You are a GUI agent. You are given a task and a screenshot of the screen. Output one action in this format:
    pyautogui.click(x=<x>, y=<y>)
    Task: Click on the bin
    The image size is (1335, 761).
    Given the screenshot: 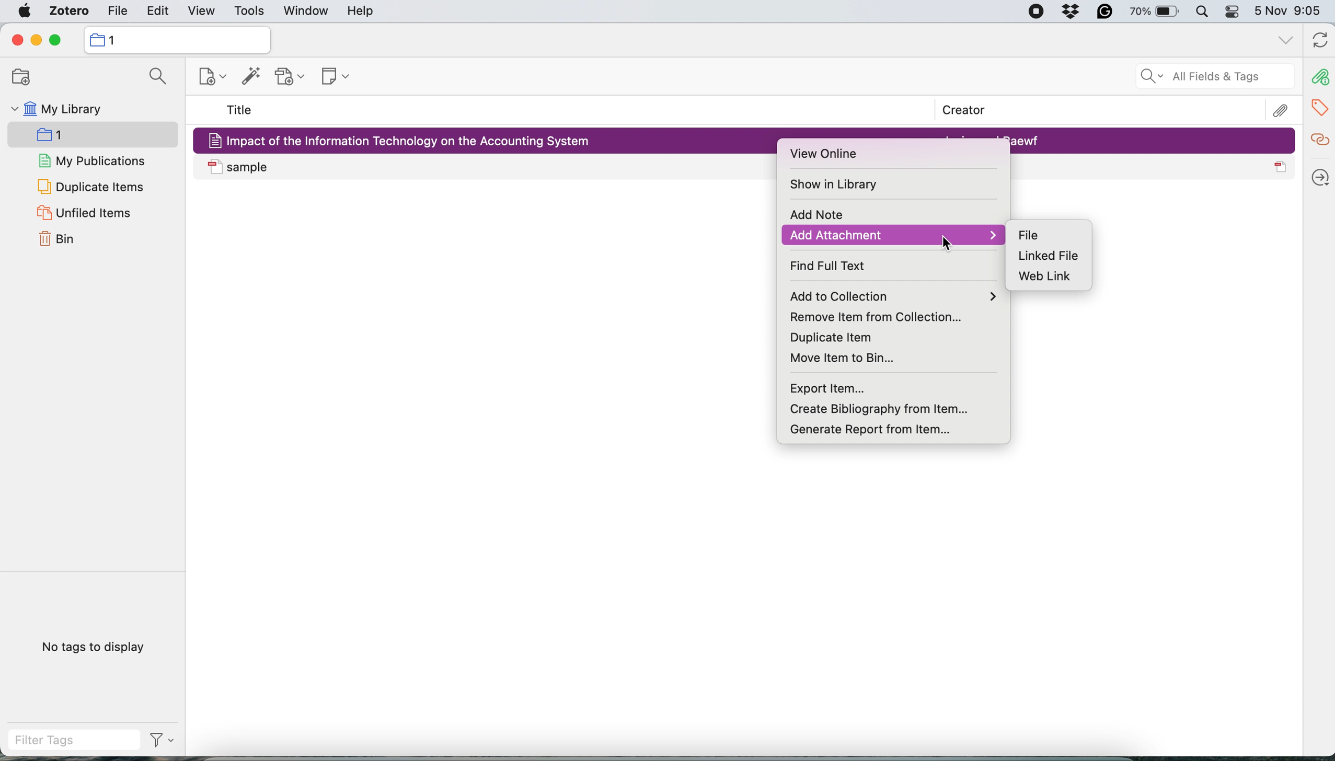 What is the action you would take?
    pyautogui.click(x=61, y=240)
    